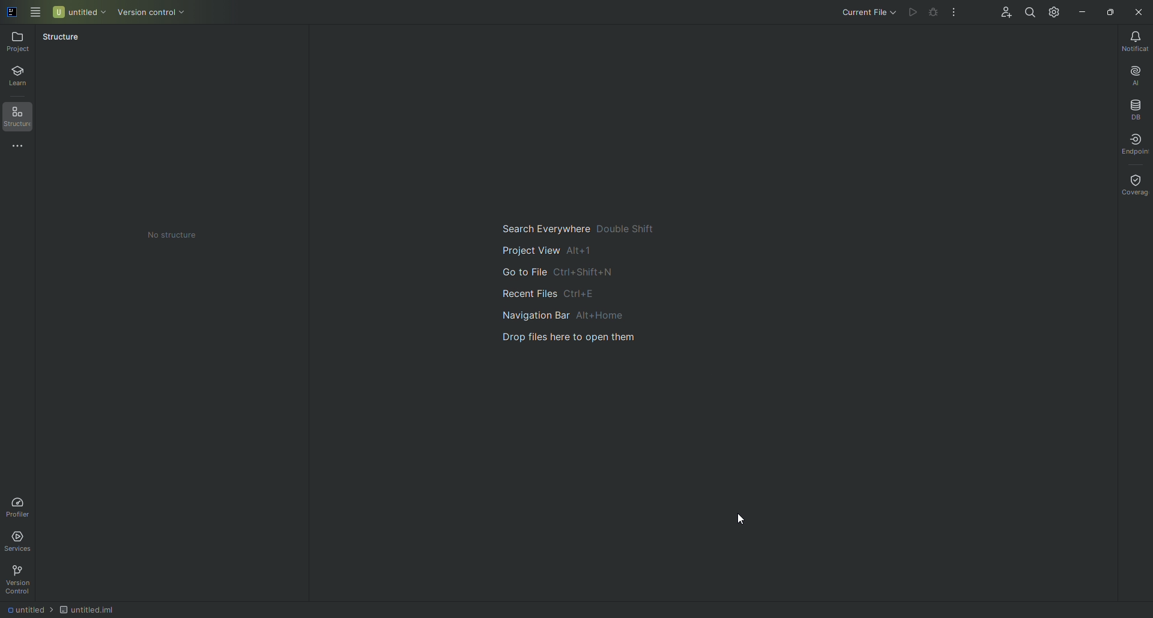 This screenshot has height=618, width=1153. Describe the element at coordinates (82, 13) in the screenshot. I see `Untitled` at that location.